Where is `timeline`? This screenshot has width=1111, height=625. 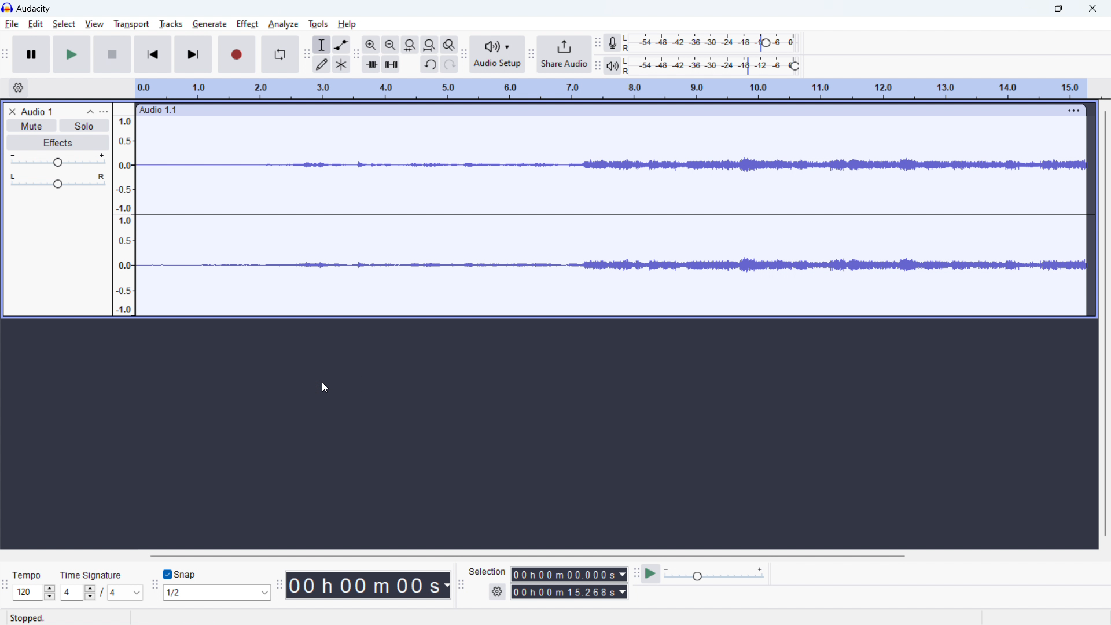 timeline is located at coordinates (612, 88).